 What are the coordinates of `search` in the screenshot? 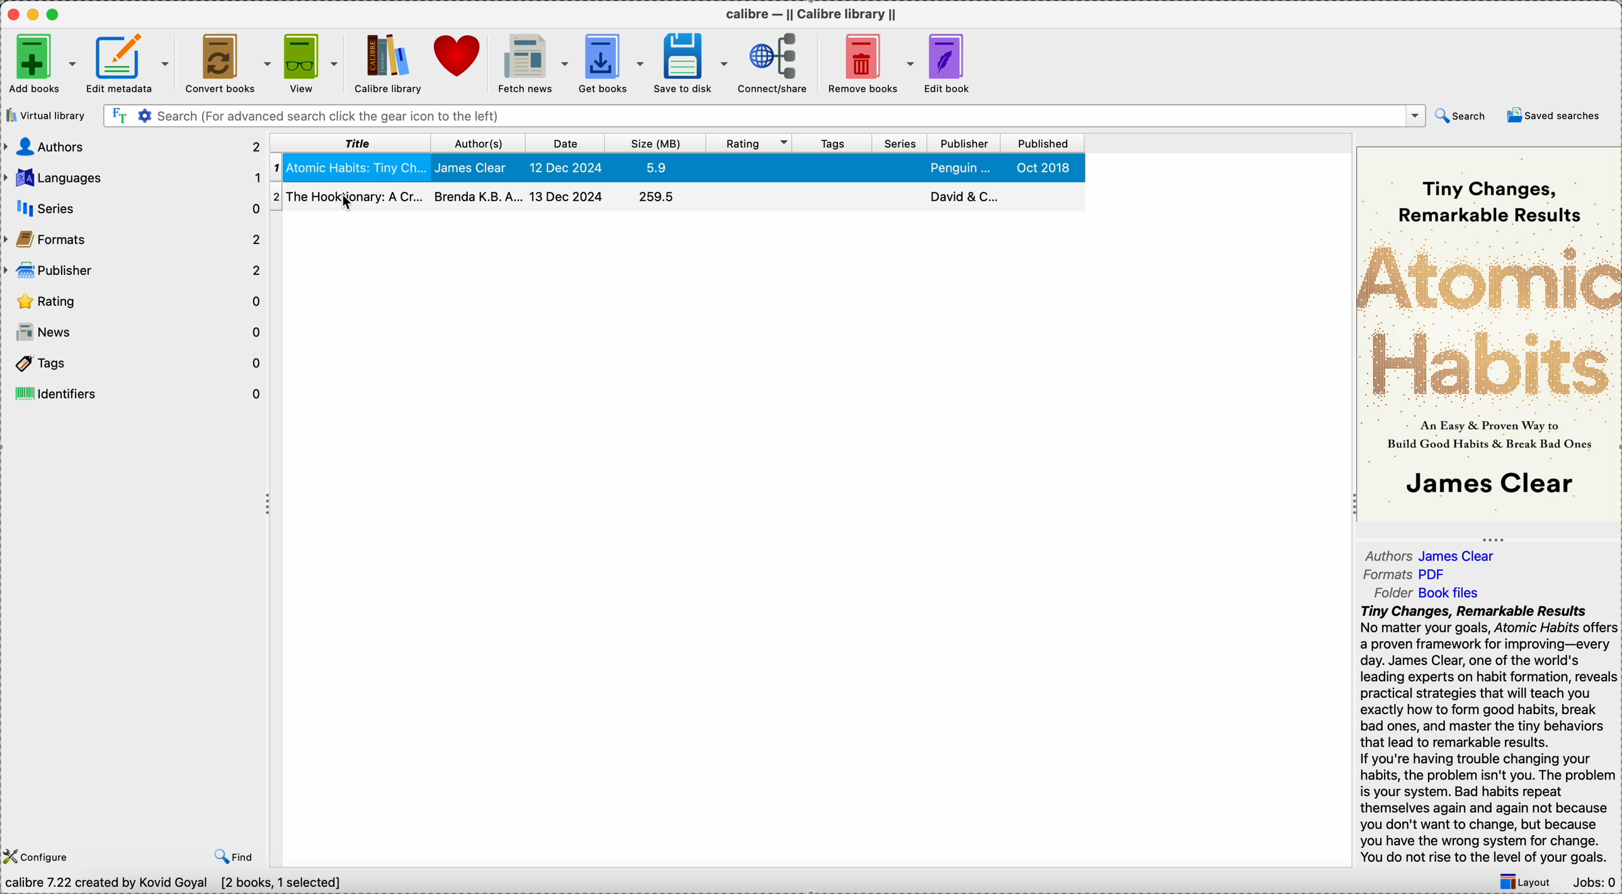 It's located at (1461, 116).